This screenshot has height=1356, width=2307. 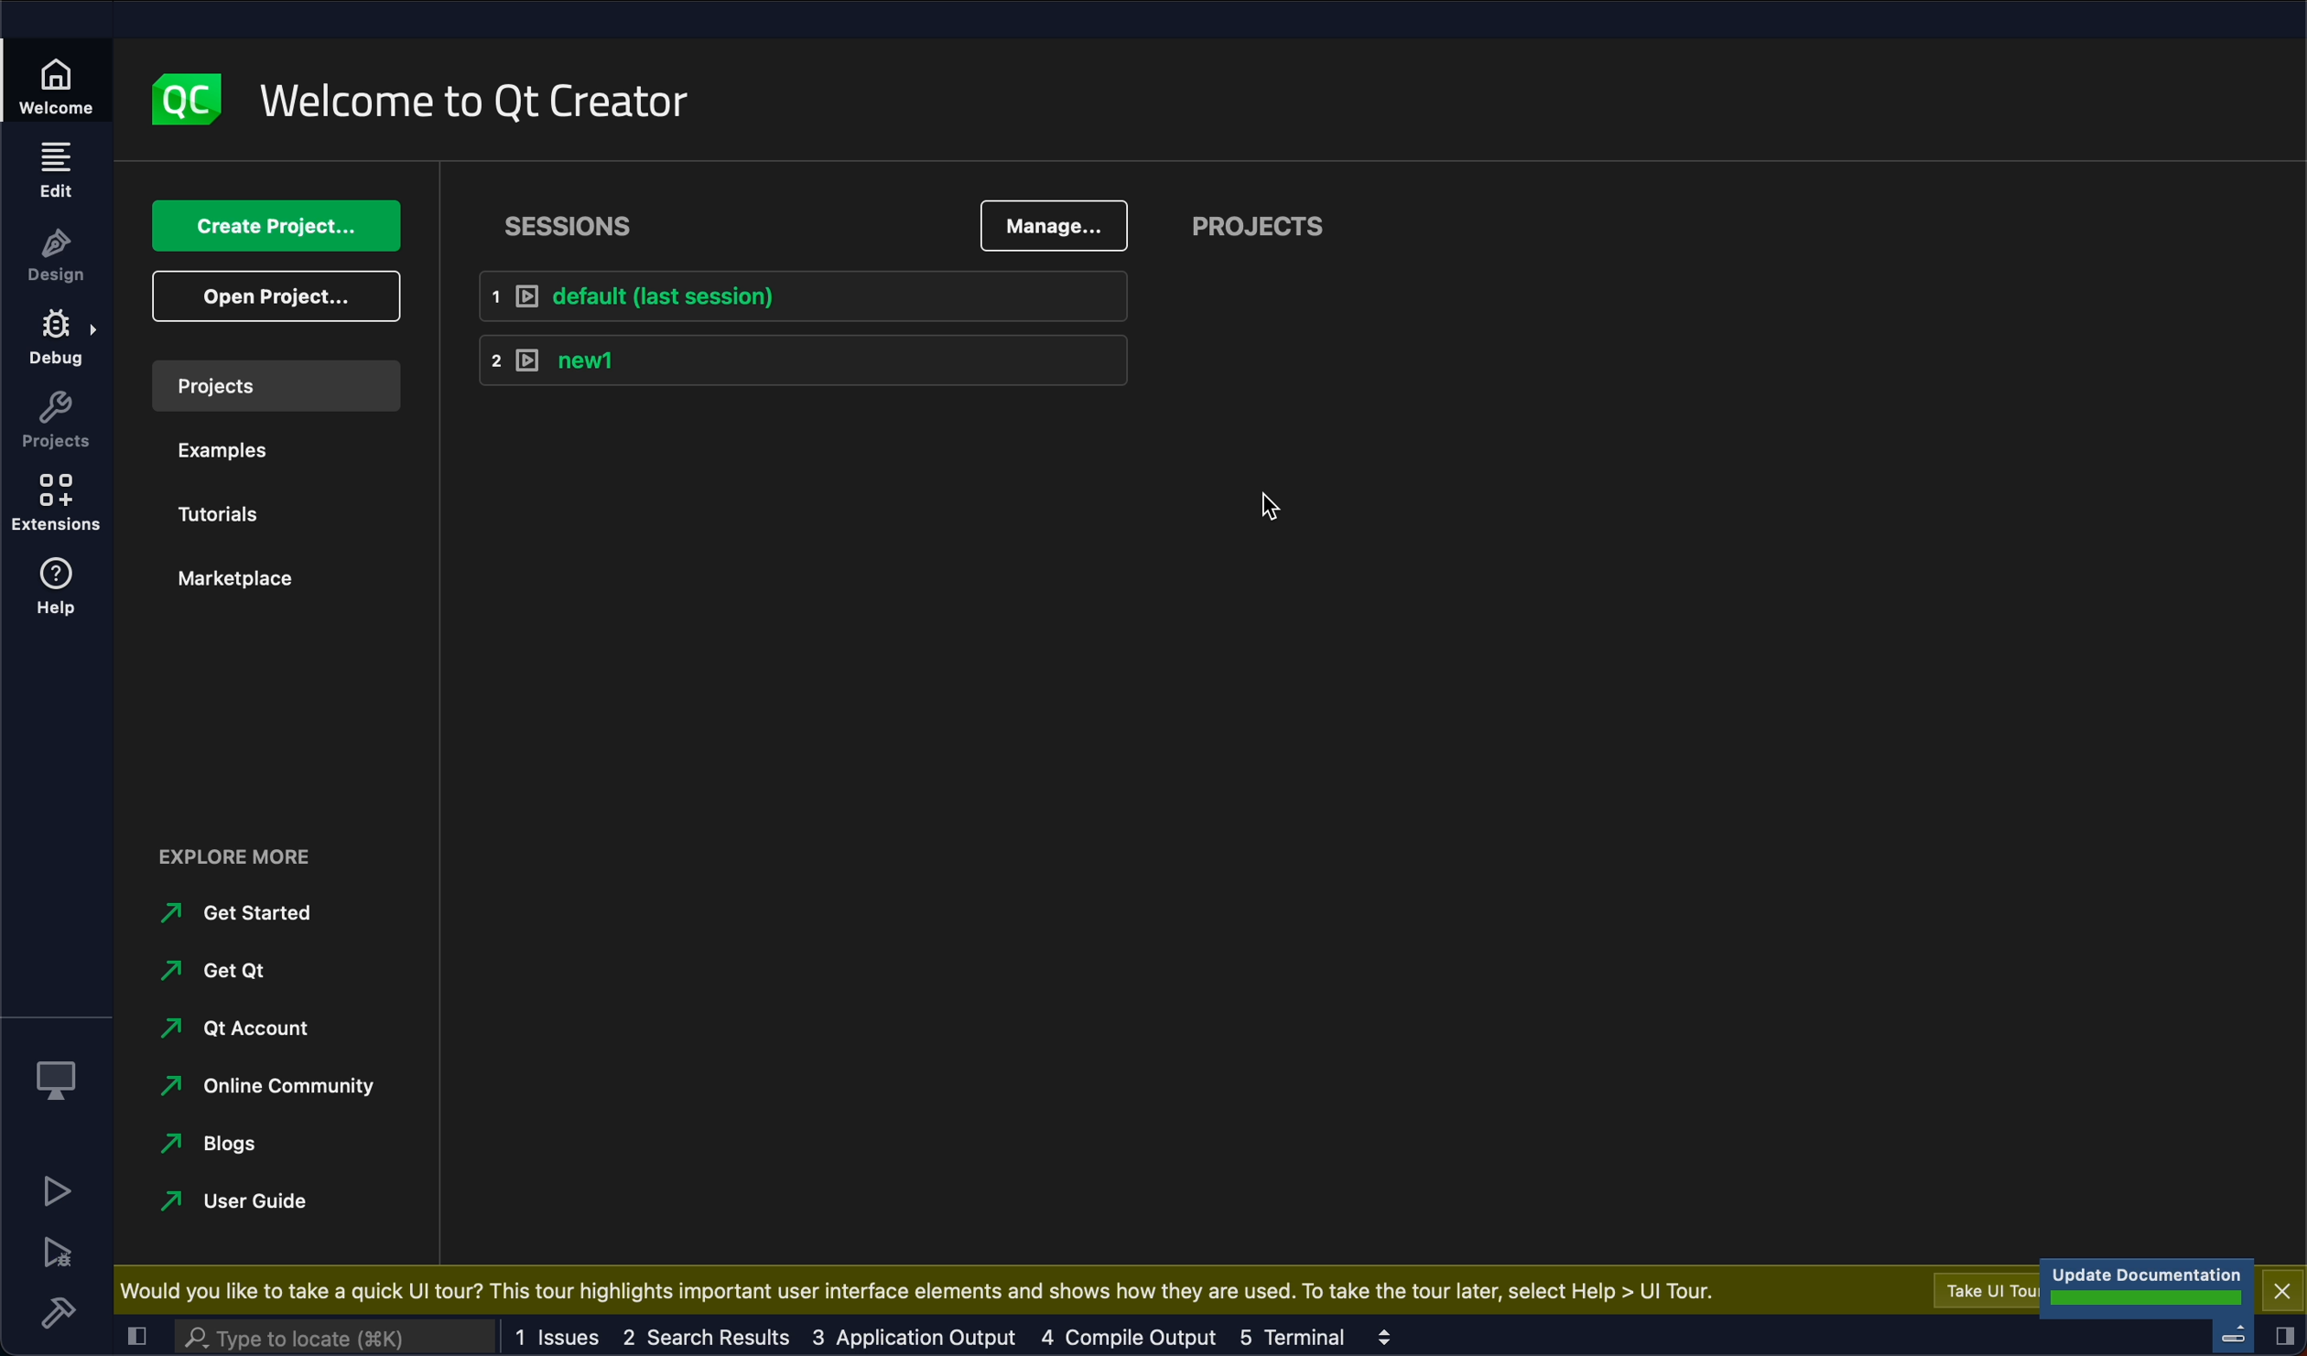 What do you see at coordinates (242, 966) in the screenshot?
I see `get qt` at bounding box center [242, 966].